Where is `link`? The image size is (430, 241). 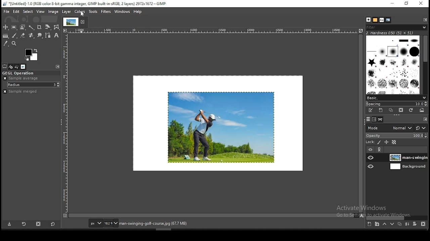 link is located at coordinates (380, 150).